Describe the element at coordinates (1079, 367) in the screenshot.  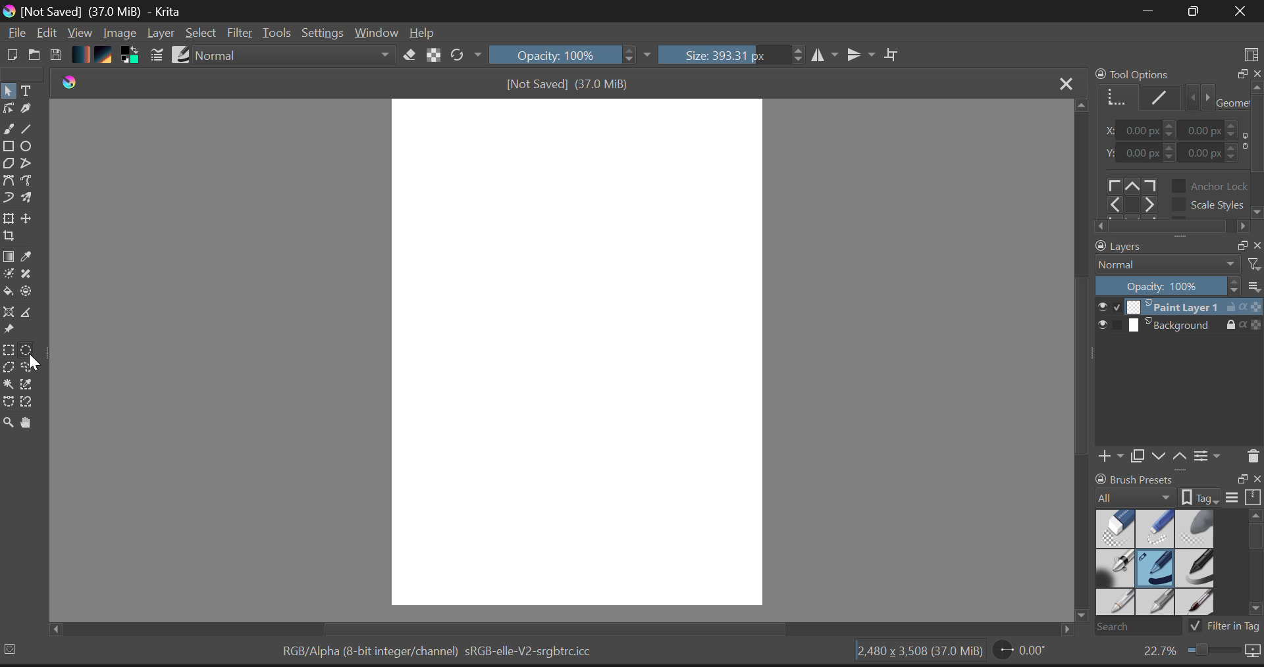
I see `Scroll Bar` at that location.